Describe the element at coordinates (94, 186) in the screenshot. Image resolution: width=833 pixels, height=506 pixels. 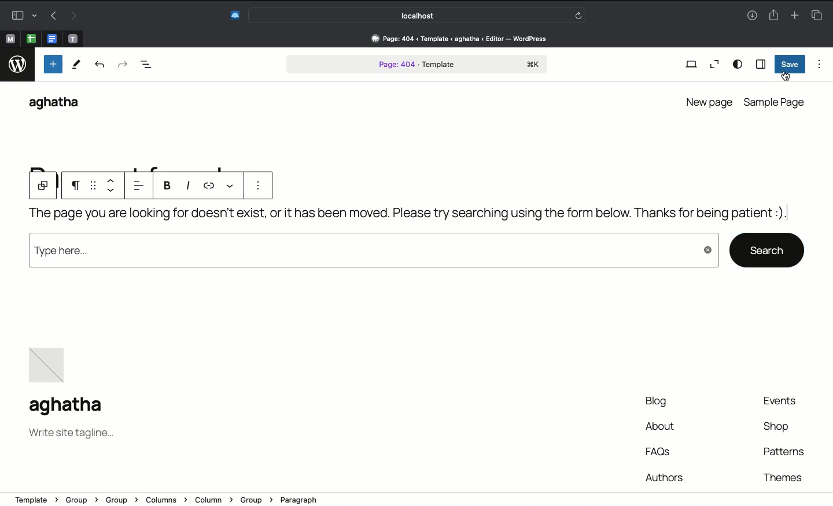
I see `grid` at that location.